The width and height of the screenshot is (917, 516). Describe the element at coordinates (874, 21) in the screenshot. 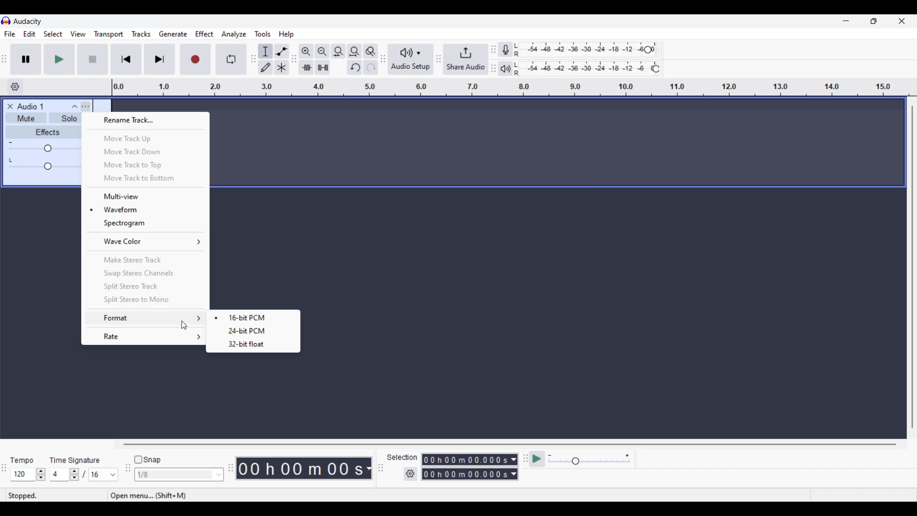

I see `Show interface in a smaller tab` at that location.